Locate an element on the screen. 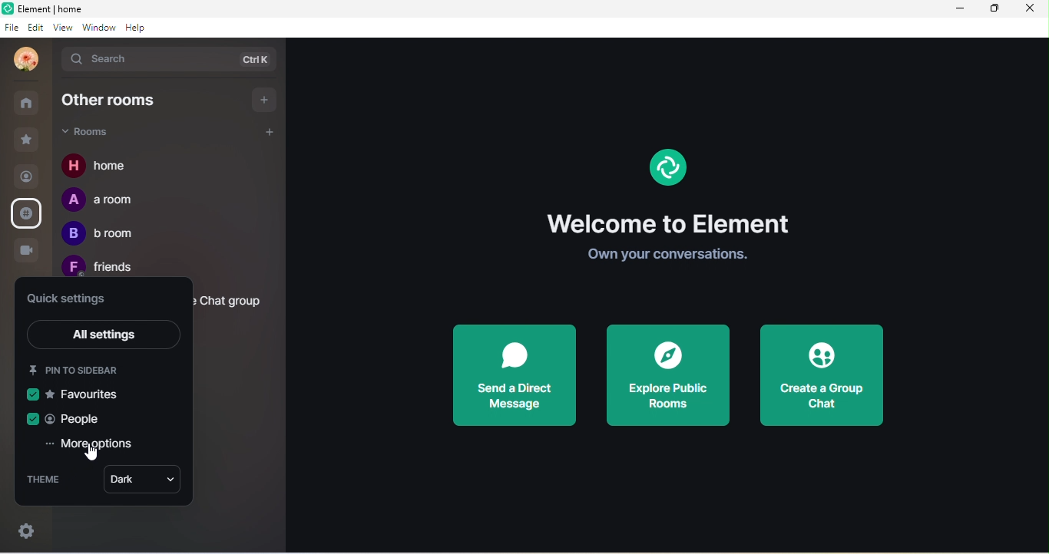  add is located at coordinates (270, 130).